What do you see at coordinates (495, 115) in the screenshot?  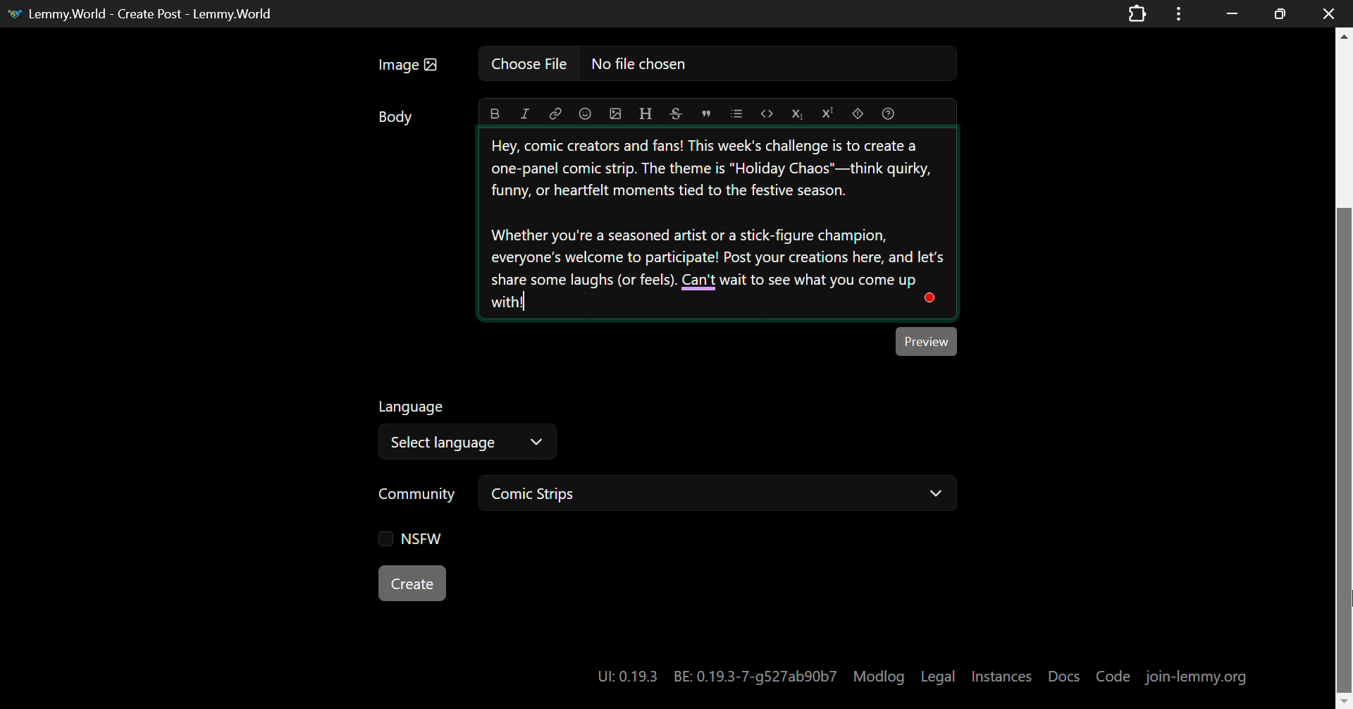 I see `bold` at bounding box center [495, 115].